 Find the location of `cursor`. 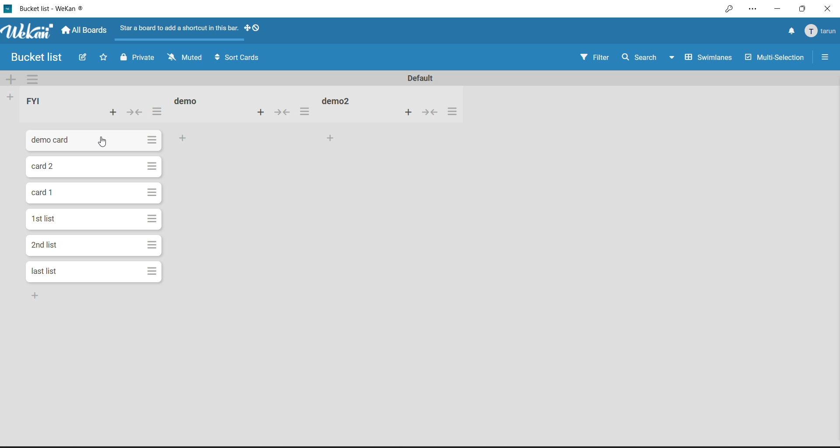

cursor is located at coordinates (104, 141).